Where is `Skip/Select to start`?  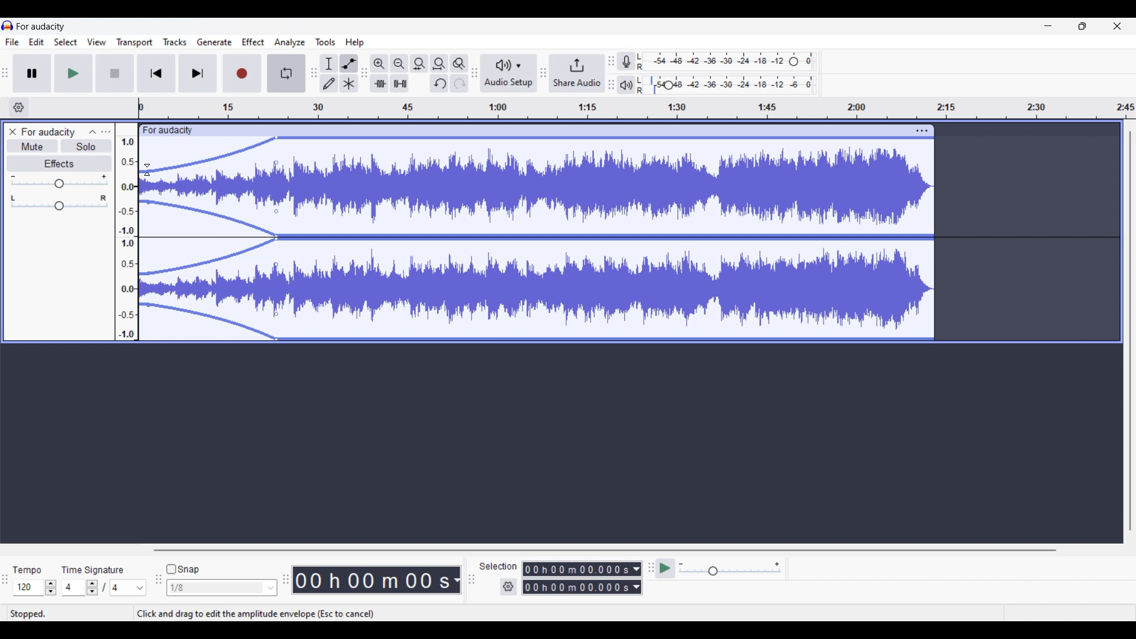
Skip/Select to start is located at coordinates (156, 73).